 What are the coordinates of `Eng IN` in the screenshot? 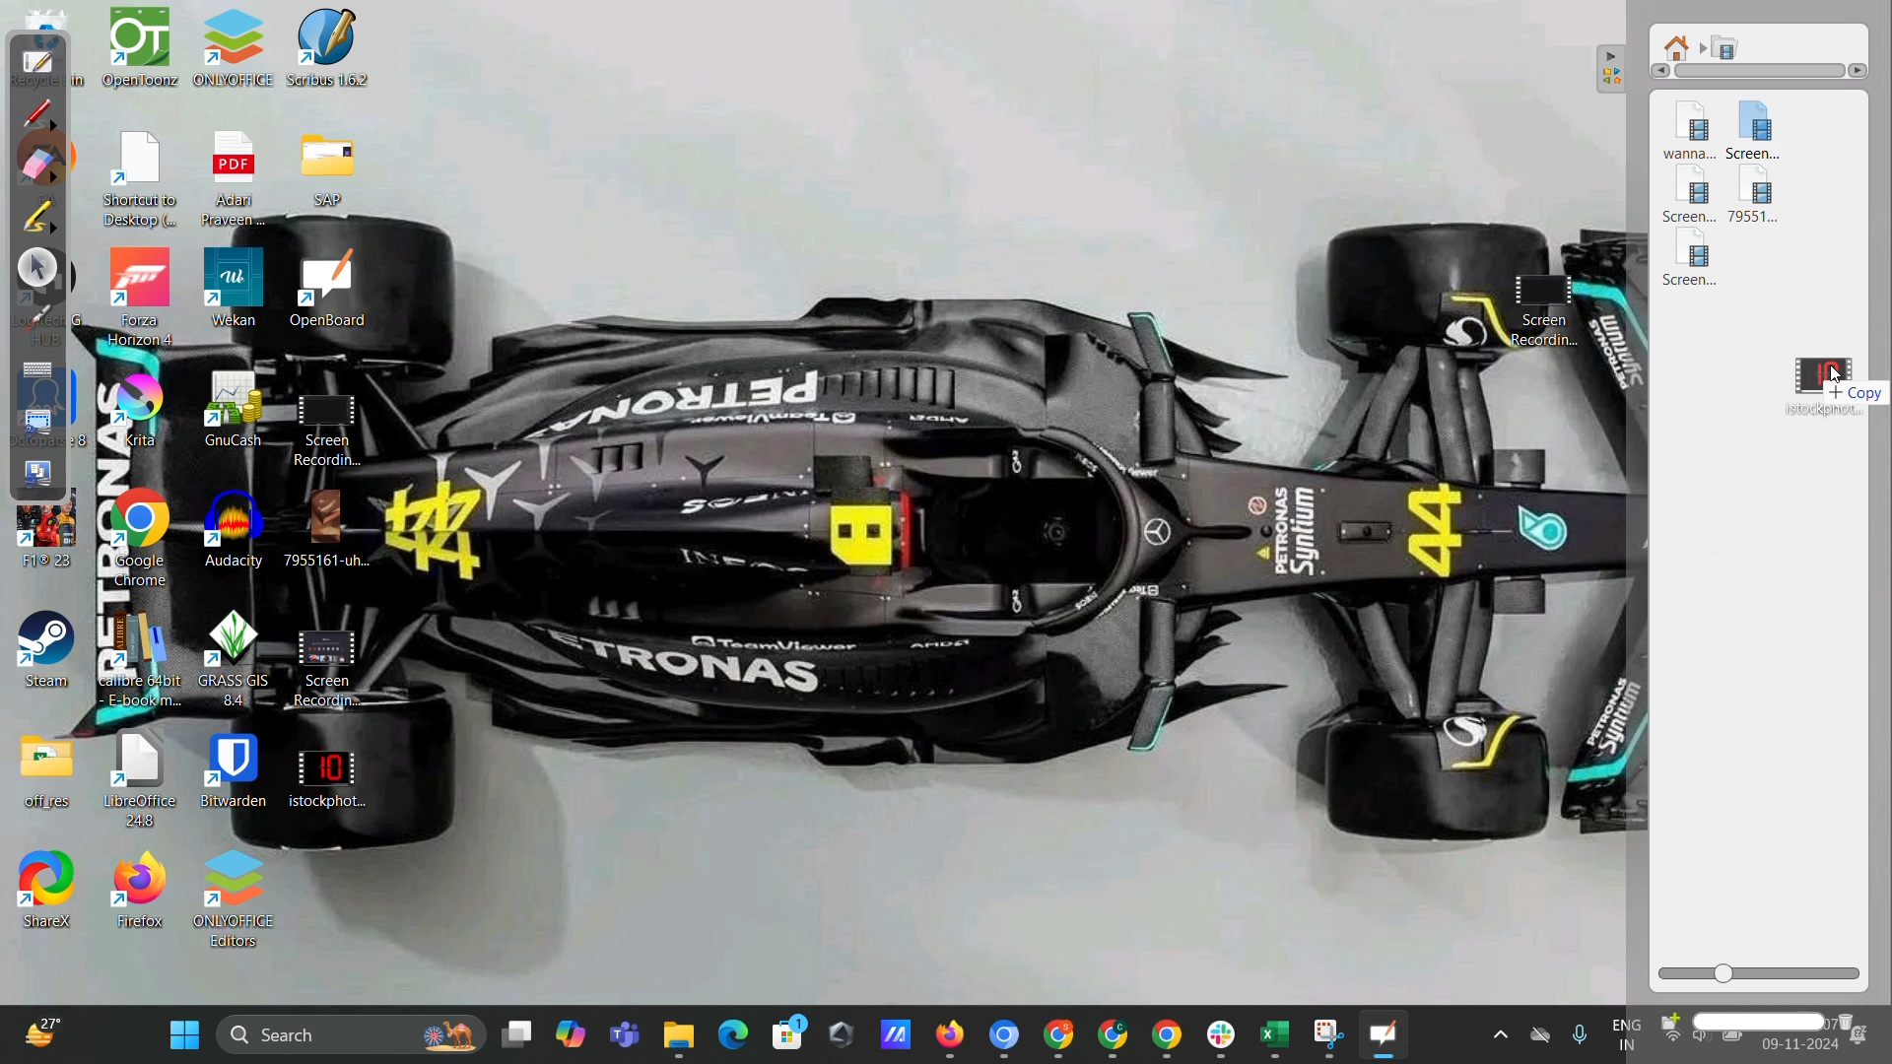 It's located at (1621, 1035).